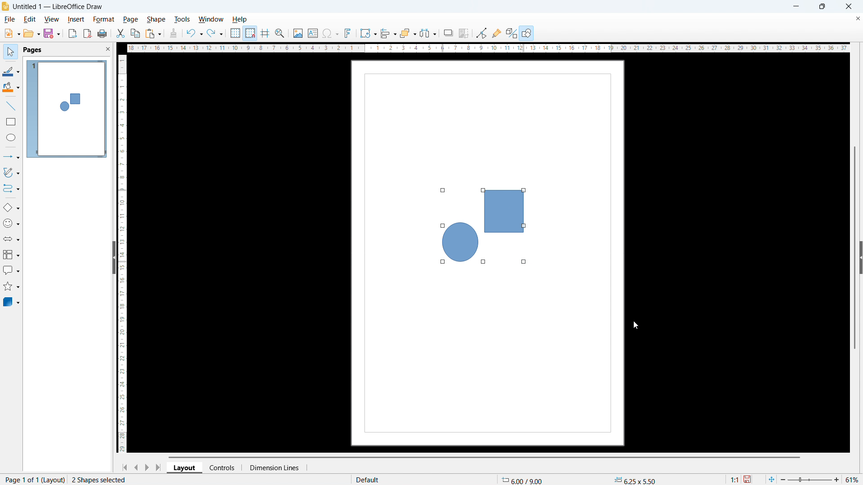 The width and height of the screenshot is (863, 485). I want to click on curves & polygons, so click(12, 172).